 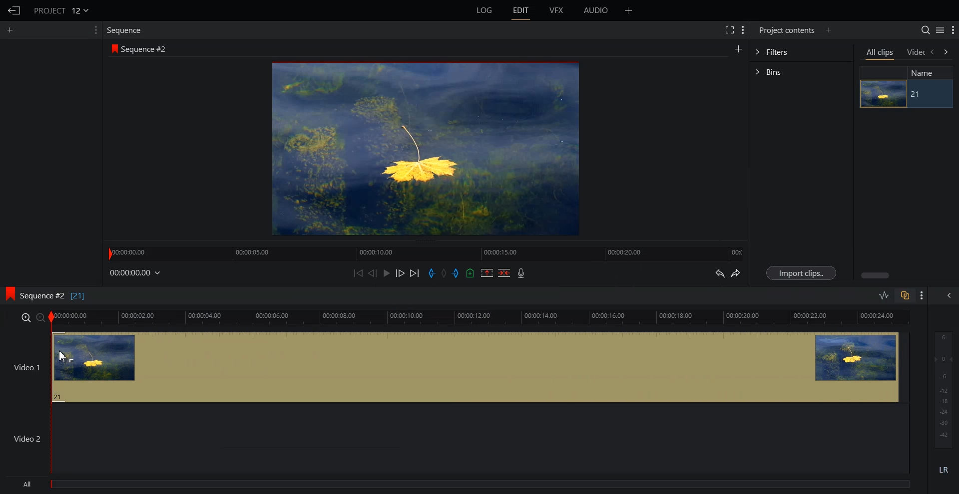 I want to click on Sequence #2, so click(x=147, y=49).